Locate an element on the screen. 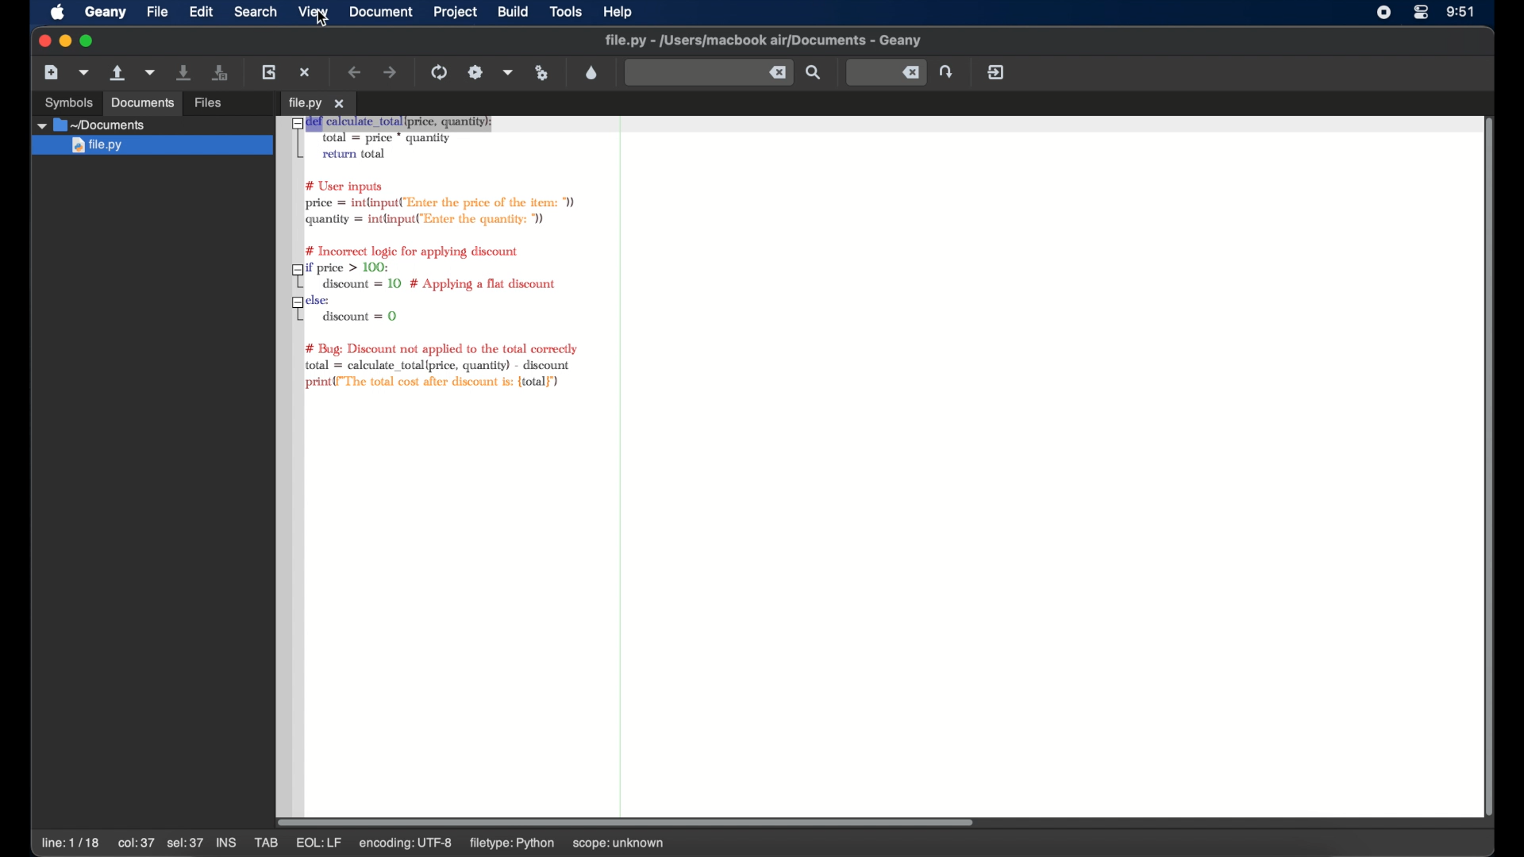 The width and height of the screenshot is (1524, 857). col:37 is located at coordinates (137, 843).